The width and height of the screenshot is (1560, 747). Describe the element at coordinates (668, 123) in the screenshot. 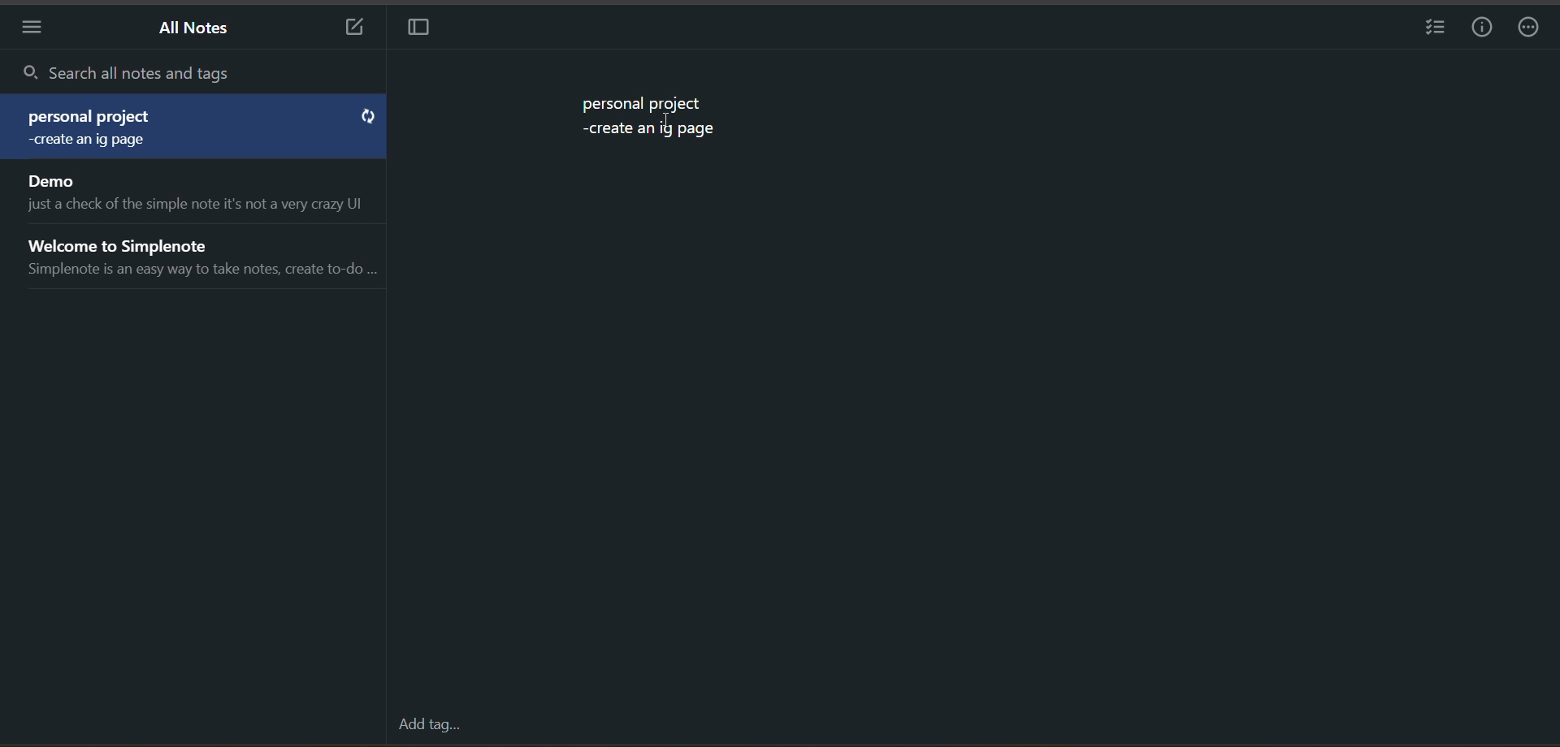

I see `cursor` at that location.